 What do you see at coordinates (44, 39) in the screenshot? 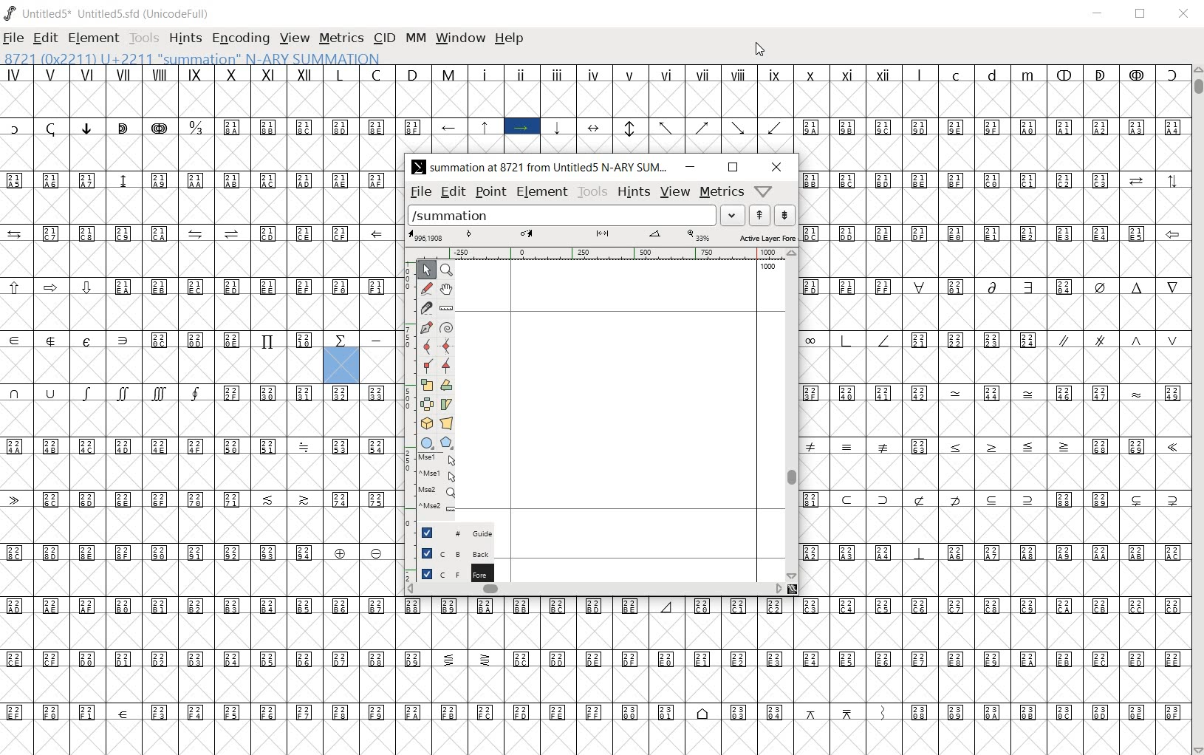
I see `EDIT` at bounding box center [44, 39].